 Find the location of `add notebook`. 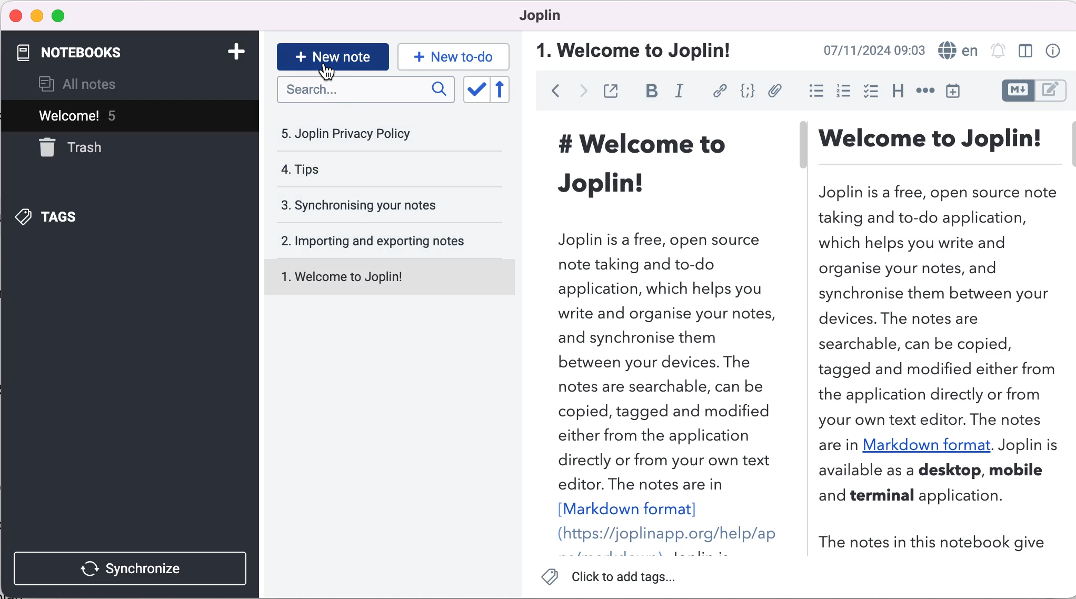

add notebook is located at coordinates (236, 52).